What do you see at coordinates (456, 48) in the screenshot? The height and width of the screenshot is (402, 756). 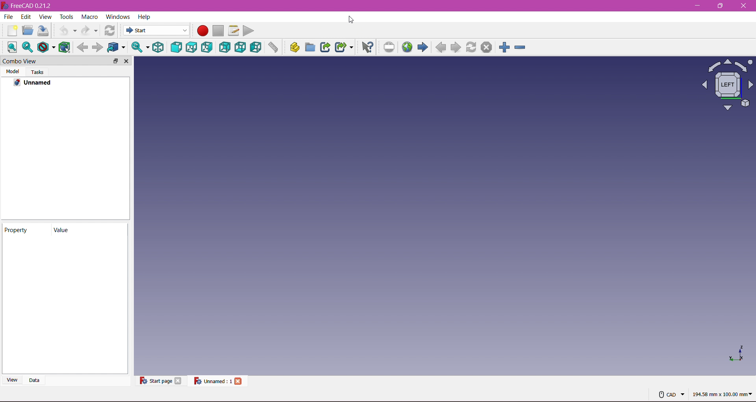 I see `Forward Navigation` at bounding box center [456, 48].